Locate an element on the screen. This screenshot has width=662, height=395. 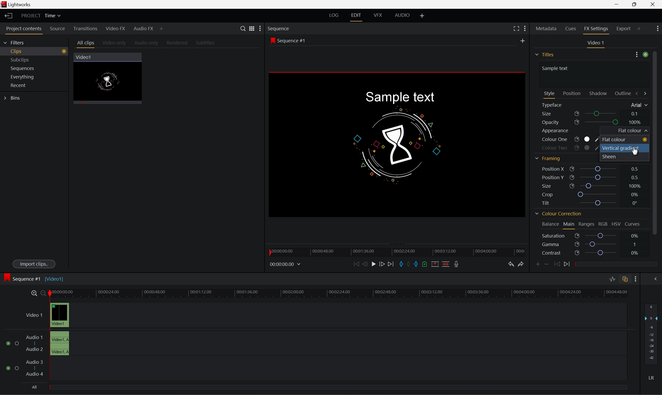
move backward is located at coordinates (356, 264).